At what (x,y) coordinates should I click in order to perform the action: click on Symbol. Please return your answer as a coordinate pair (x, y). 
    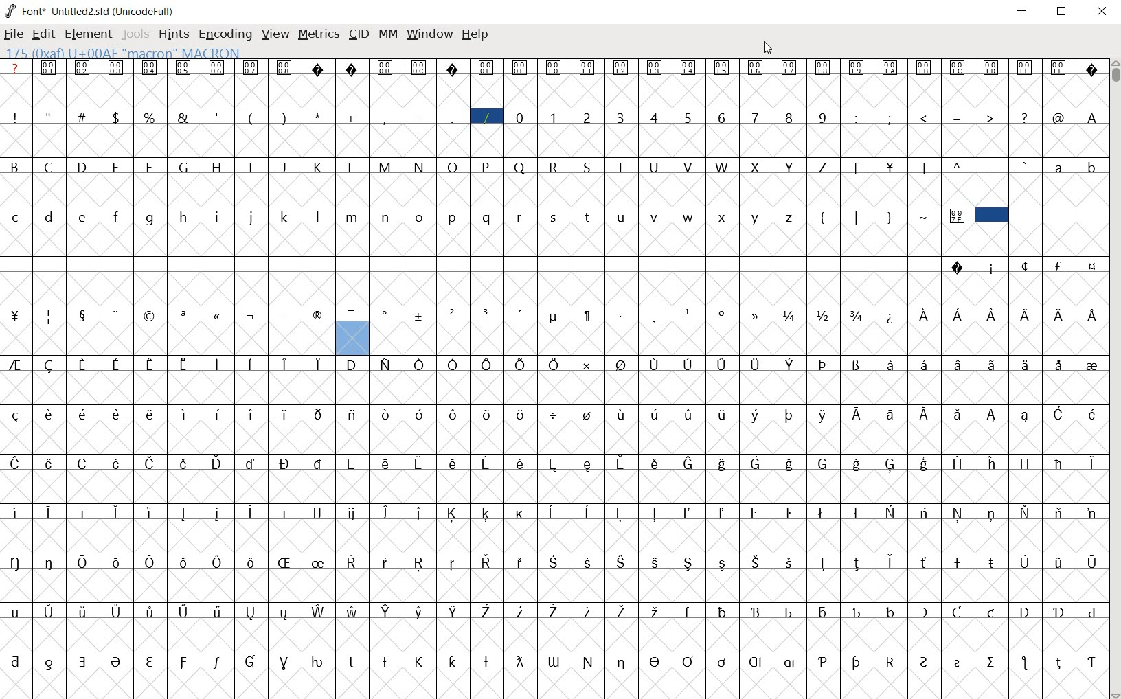
    Looking at the image, I should click on (286, 363).